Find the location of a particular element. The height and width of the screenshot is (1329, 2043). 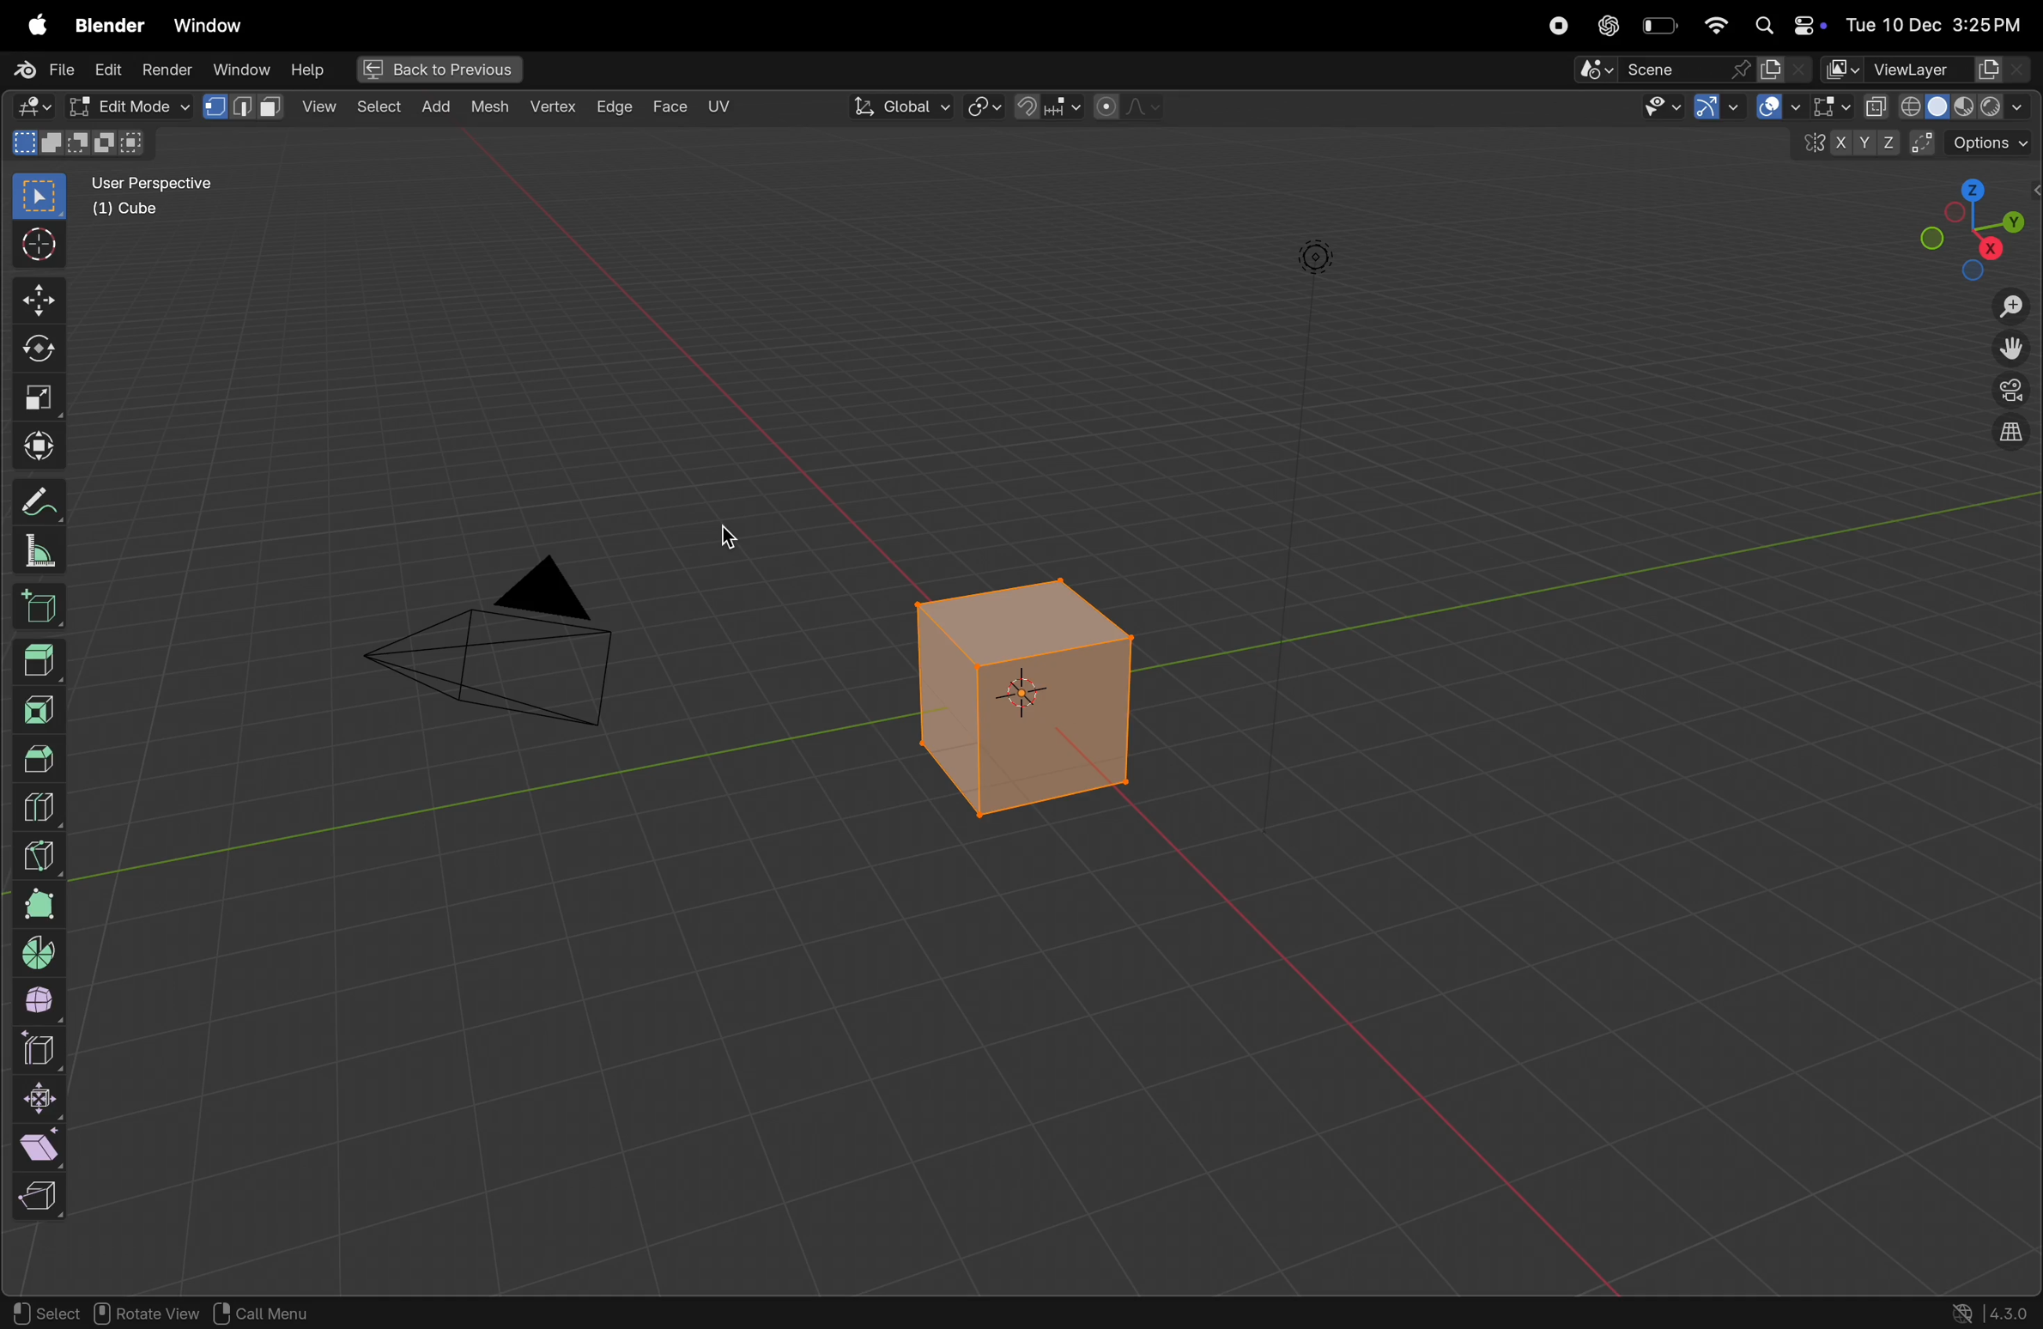

transform pviot is located at coordinates (985, 108).